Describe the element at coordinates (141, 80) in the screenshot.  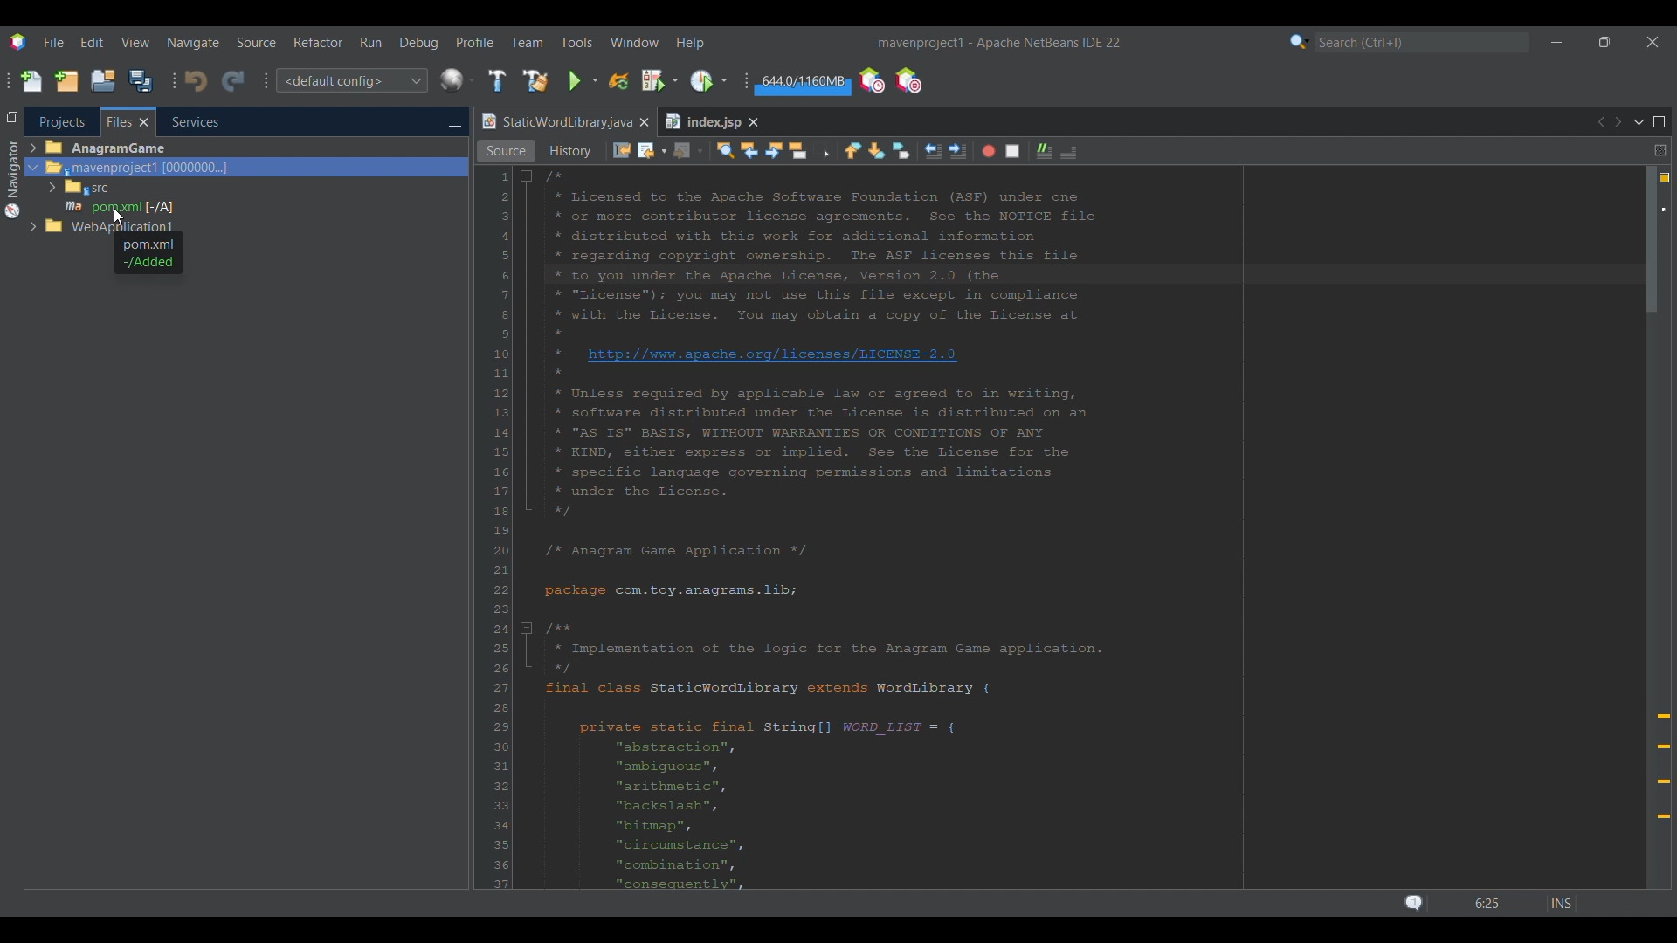
I see `Save all` at that location.